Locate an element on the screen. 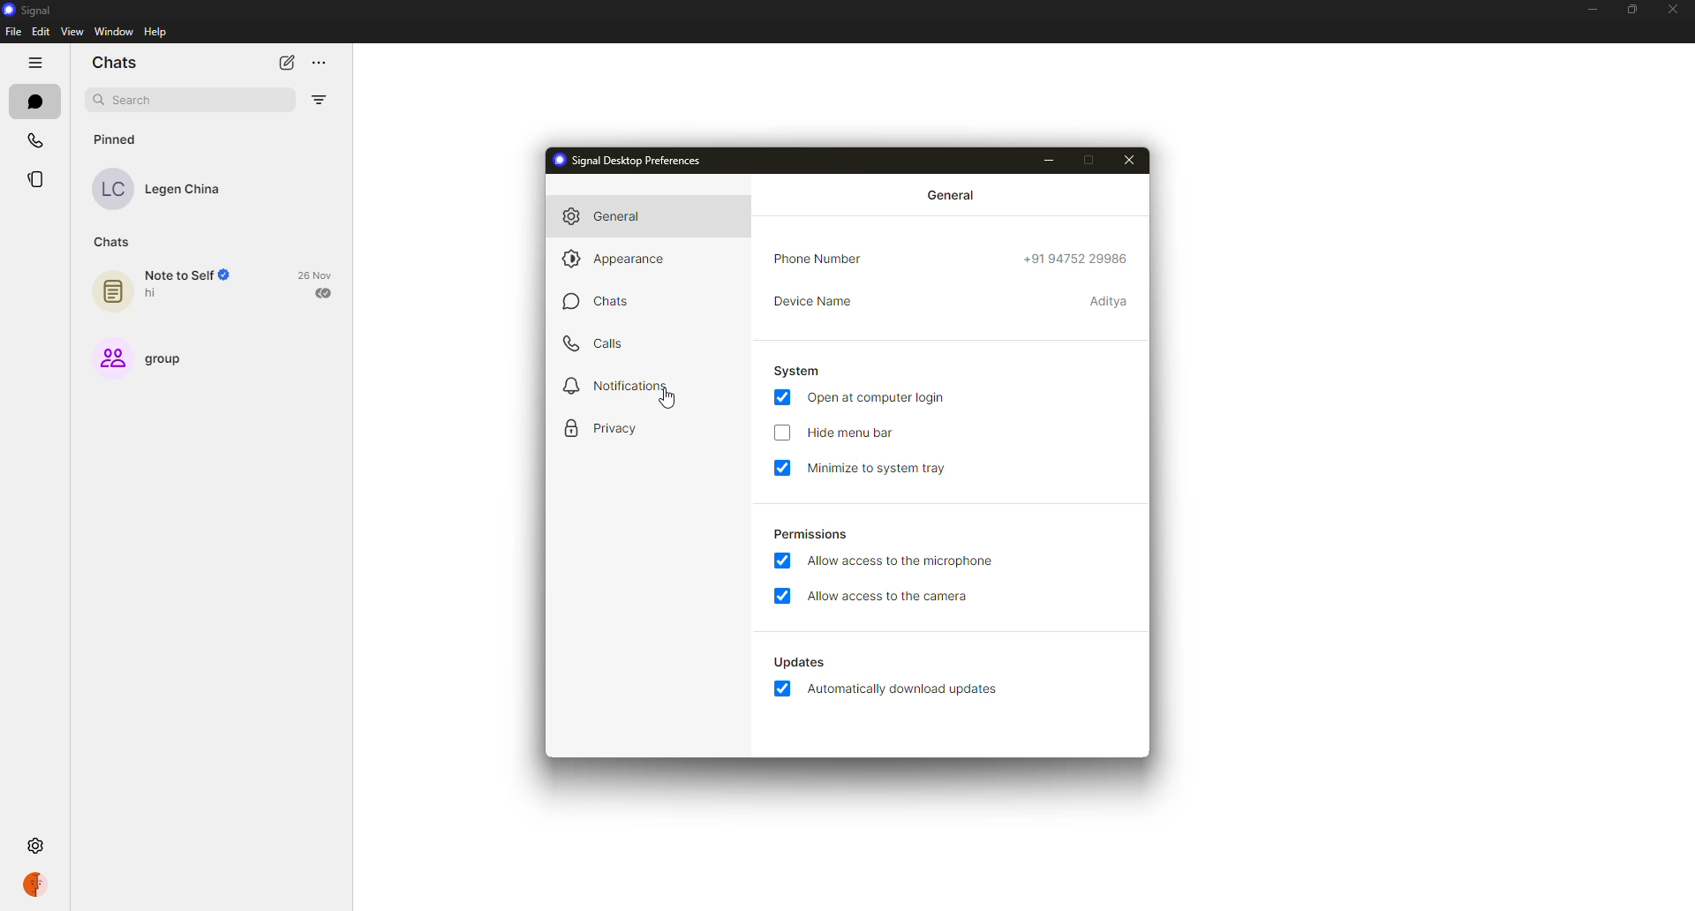 This screenshot has height=911, width=1695. cursor is located at coordinates (661, 402).